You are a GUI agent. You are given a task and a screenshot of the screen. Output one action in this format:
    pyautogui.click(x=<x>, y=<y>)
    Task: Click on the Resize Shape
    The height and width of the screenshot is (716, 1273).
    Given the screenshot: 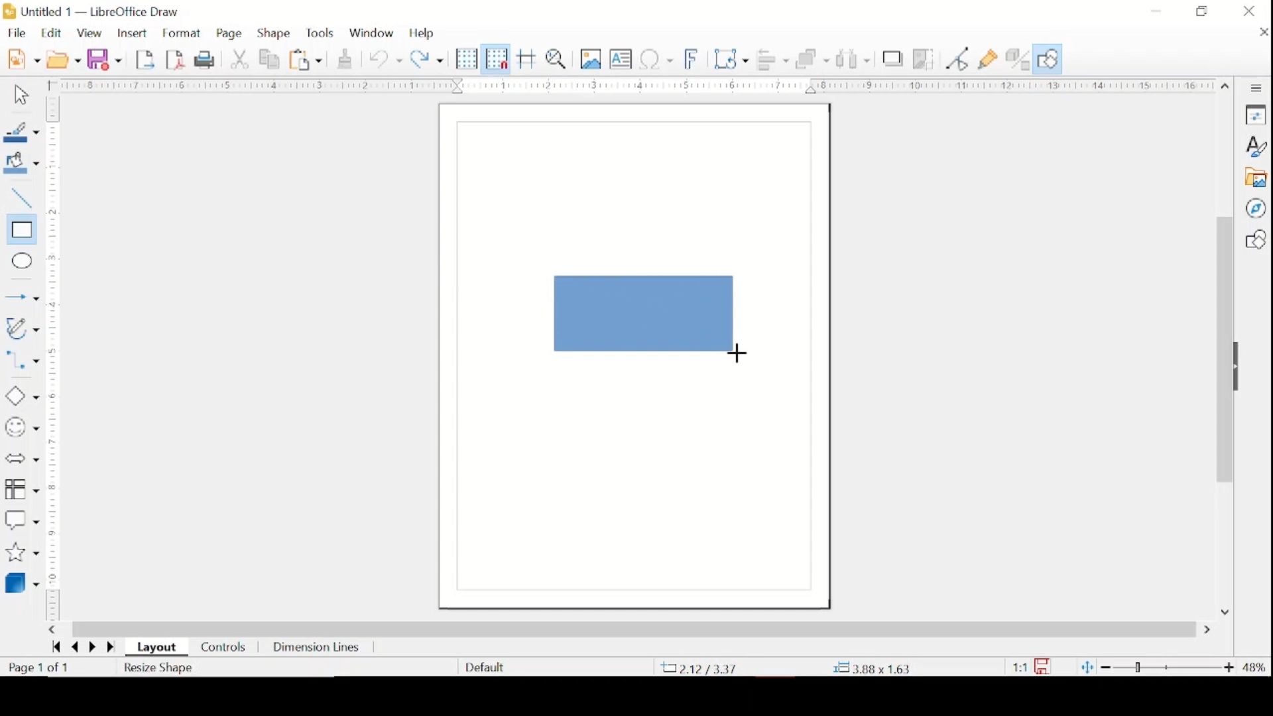 What is the action you would take?
    pyautogui.click(x=160, y=668)
    